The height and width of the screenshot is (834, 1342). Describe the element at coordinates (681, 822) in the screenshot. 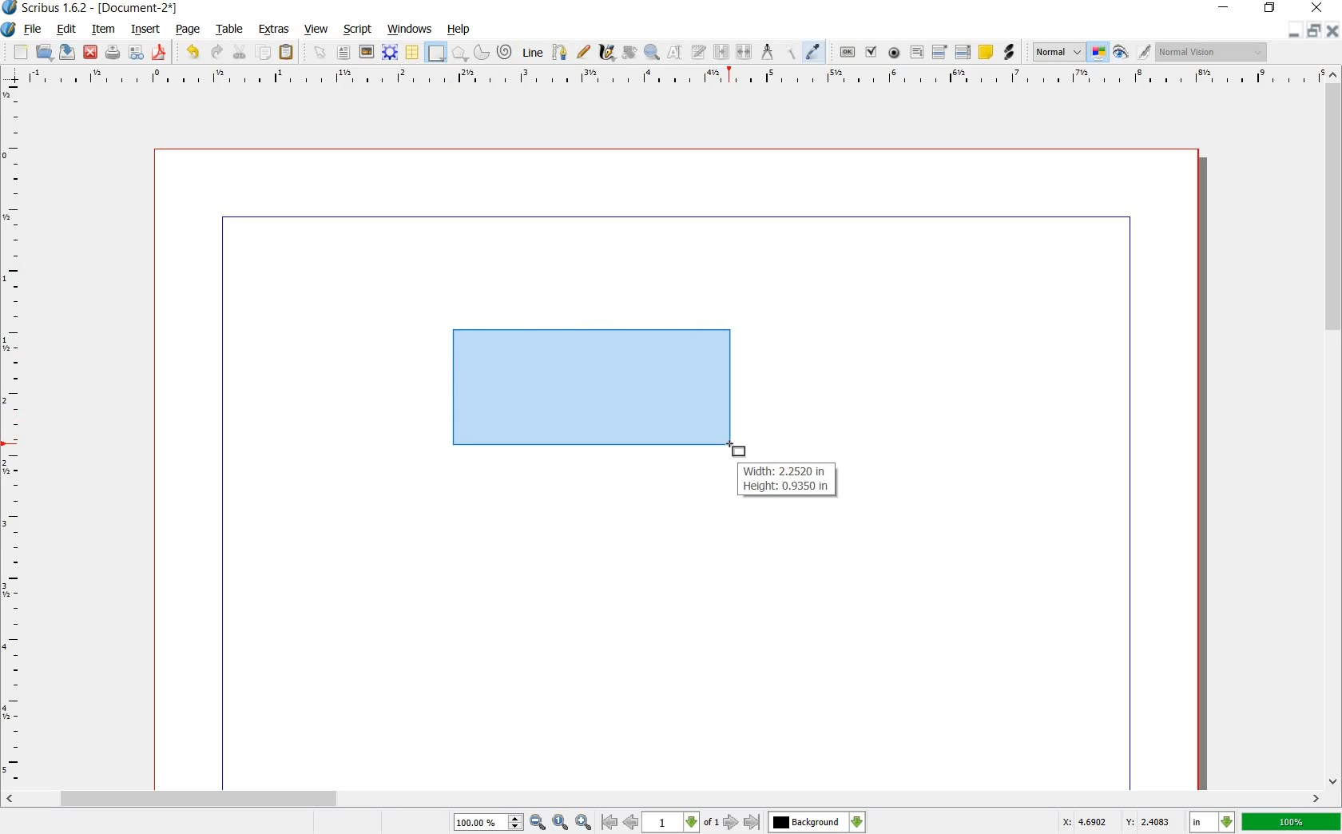

I see `select current page` at that location.